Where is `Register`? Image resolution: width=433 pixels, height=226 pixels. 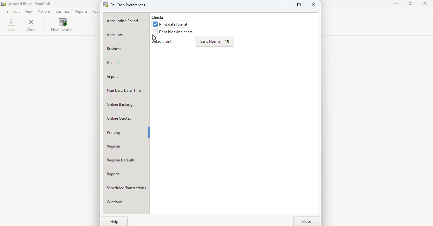 Register is located at coordinates (127, 147).